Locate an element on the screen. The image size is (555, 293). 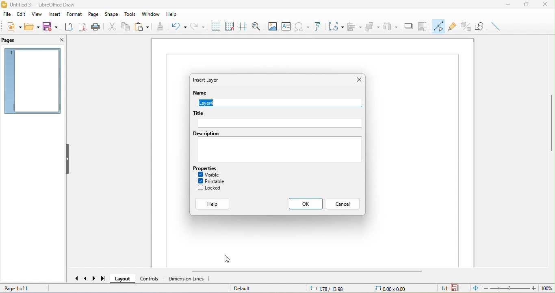
insert is located at coordinates (53, 15).